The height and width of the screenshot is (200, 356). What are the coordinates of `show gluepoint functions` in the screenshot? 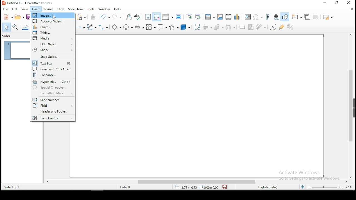 It's located at (282, 27).